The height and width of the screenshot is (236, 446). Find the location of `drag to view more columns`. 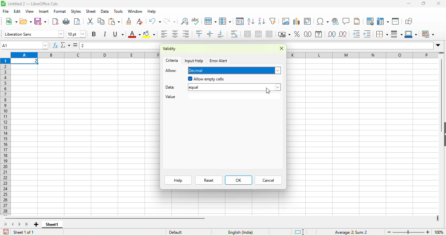

drag to view more columns is located at coordinates (438, 218).